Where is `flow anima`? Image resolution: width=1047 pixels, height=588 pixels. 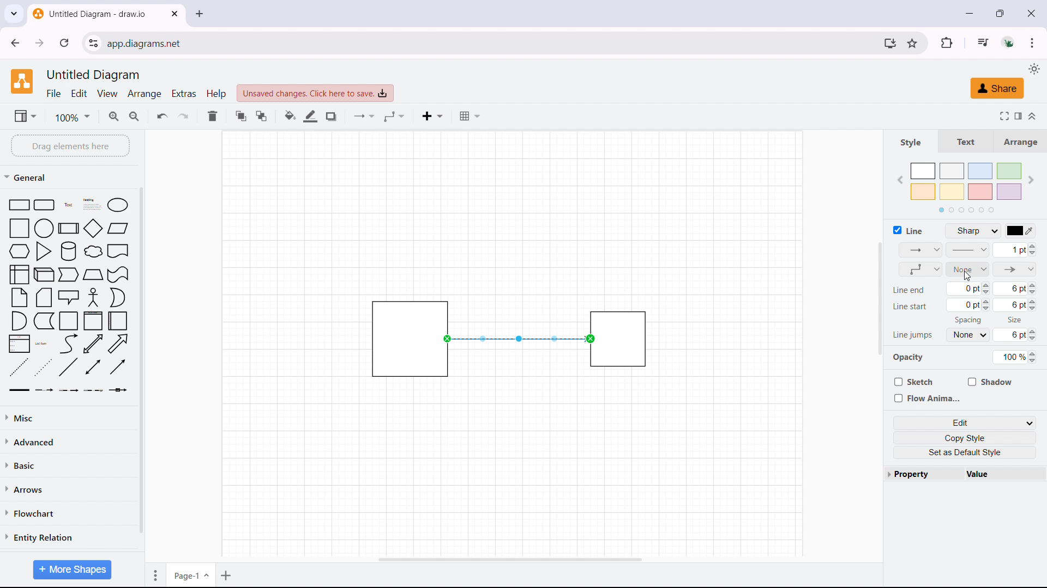
flow anima is located at coordinates (925, 397).